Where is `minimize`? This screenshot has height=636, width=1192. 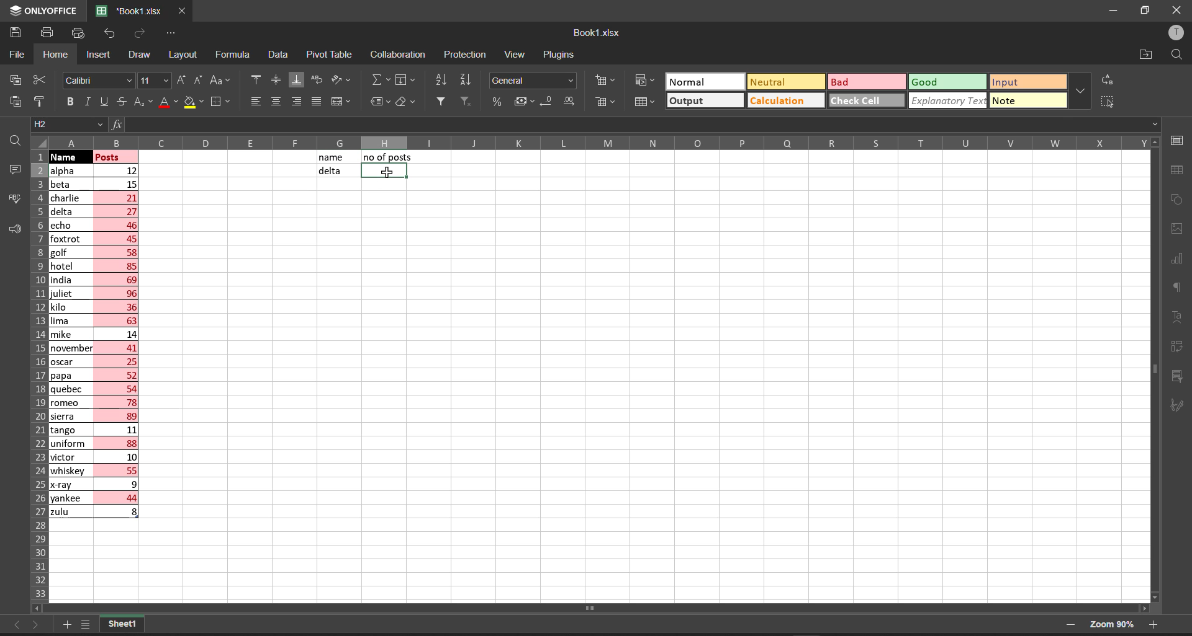 minimize is located at coordinates (1117, 11).